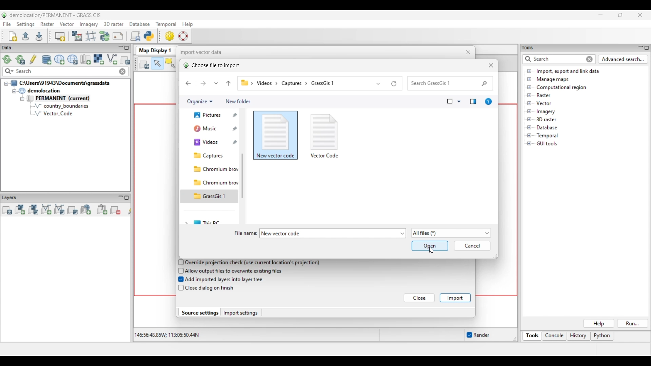 The height and width of the screenshot is (366, 651). Describe the element at coordinates (67, 99) in the screenshot. I see `Double click to collapse Permanent` at that location.